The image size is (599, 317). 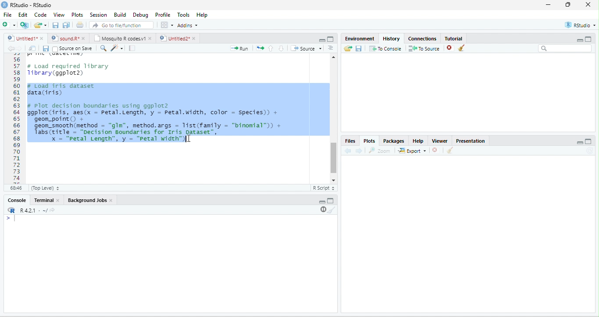 What do you see at coordinates (103, 48) in the screenshot?
I see `search` at bounding box center [103, 48].